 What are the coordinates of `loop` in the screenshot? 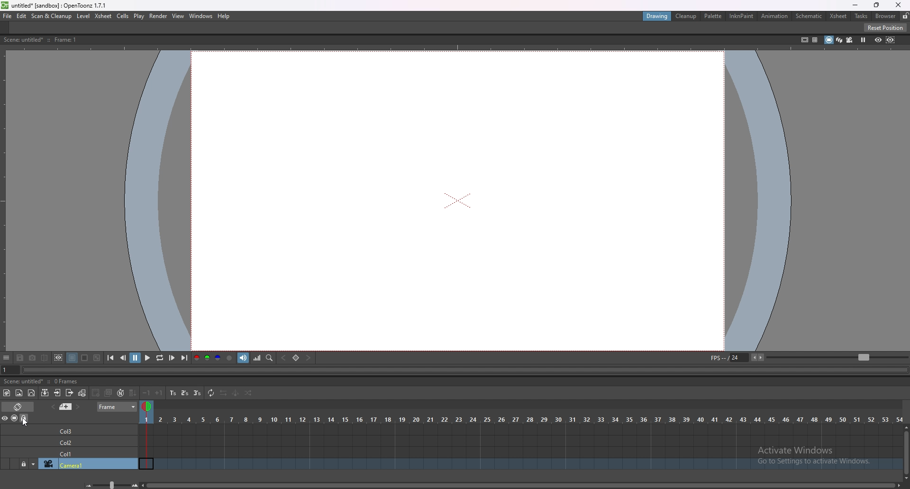 It's located at (159, 358).